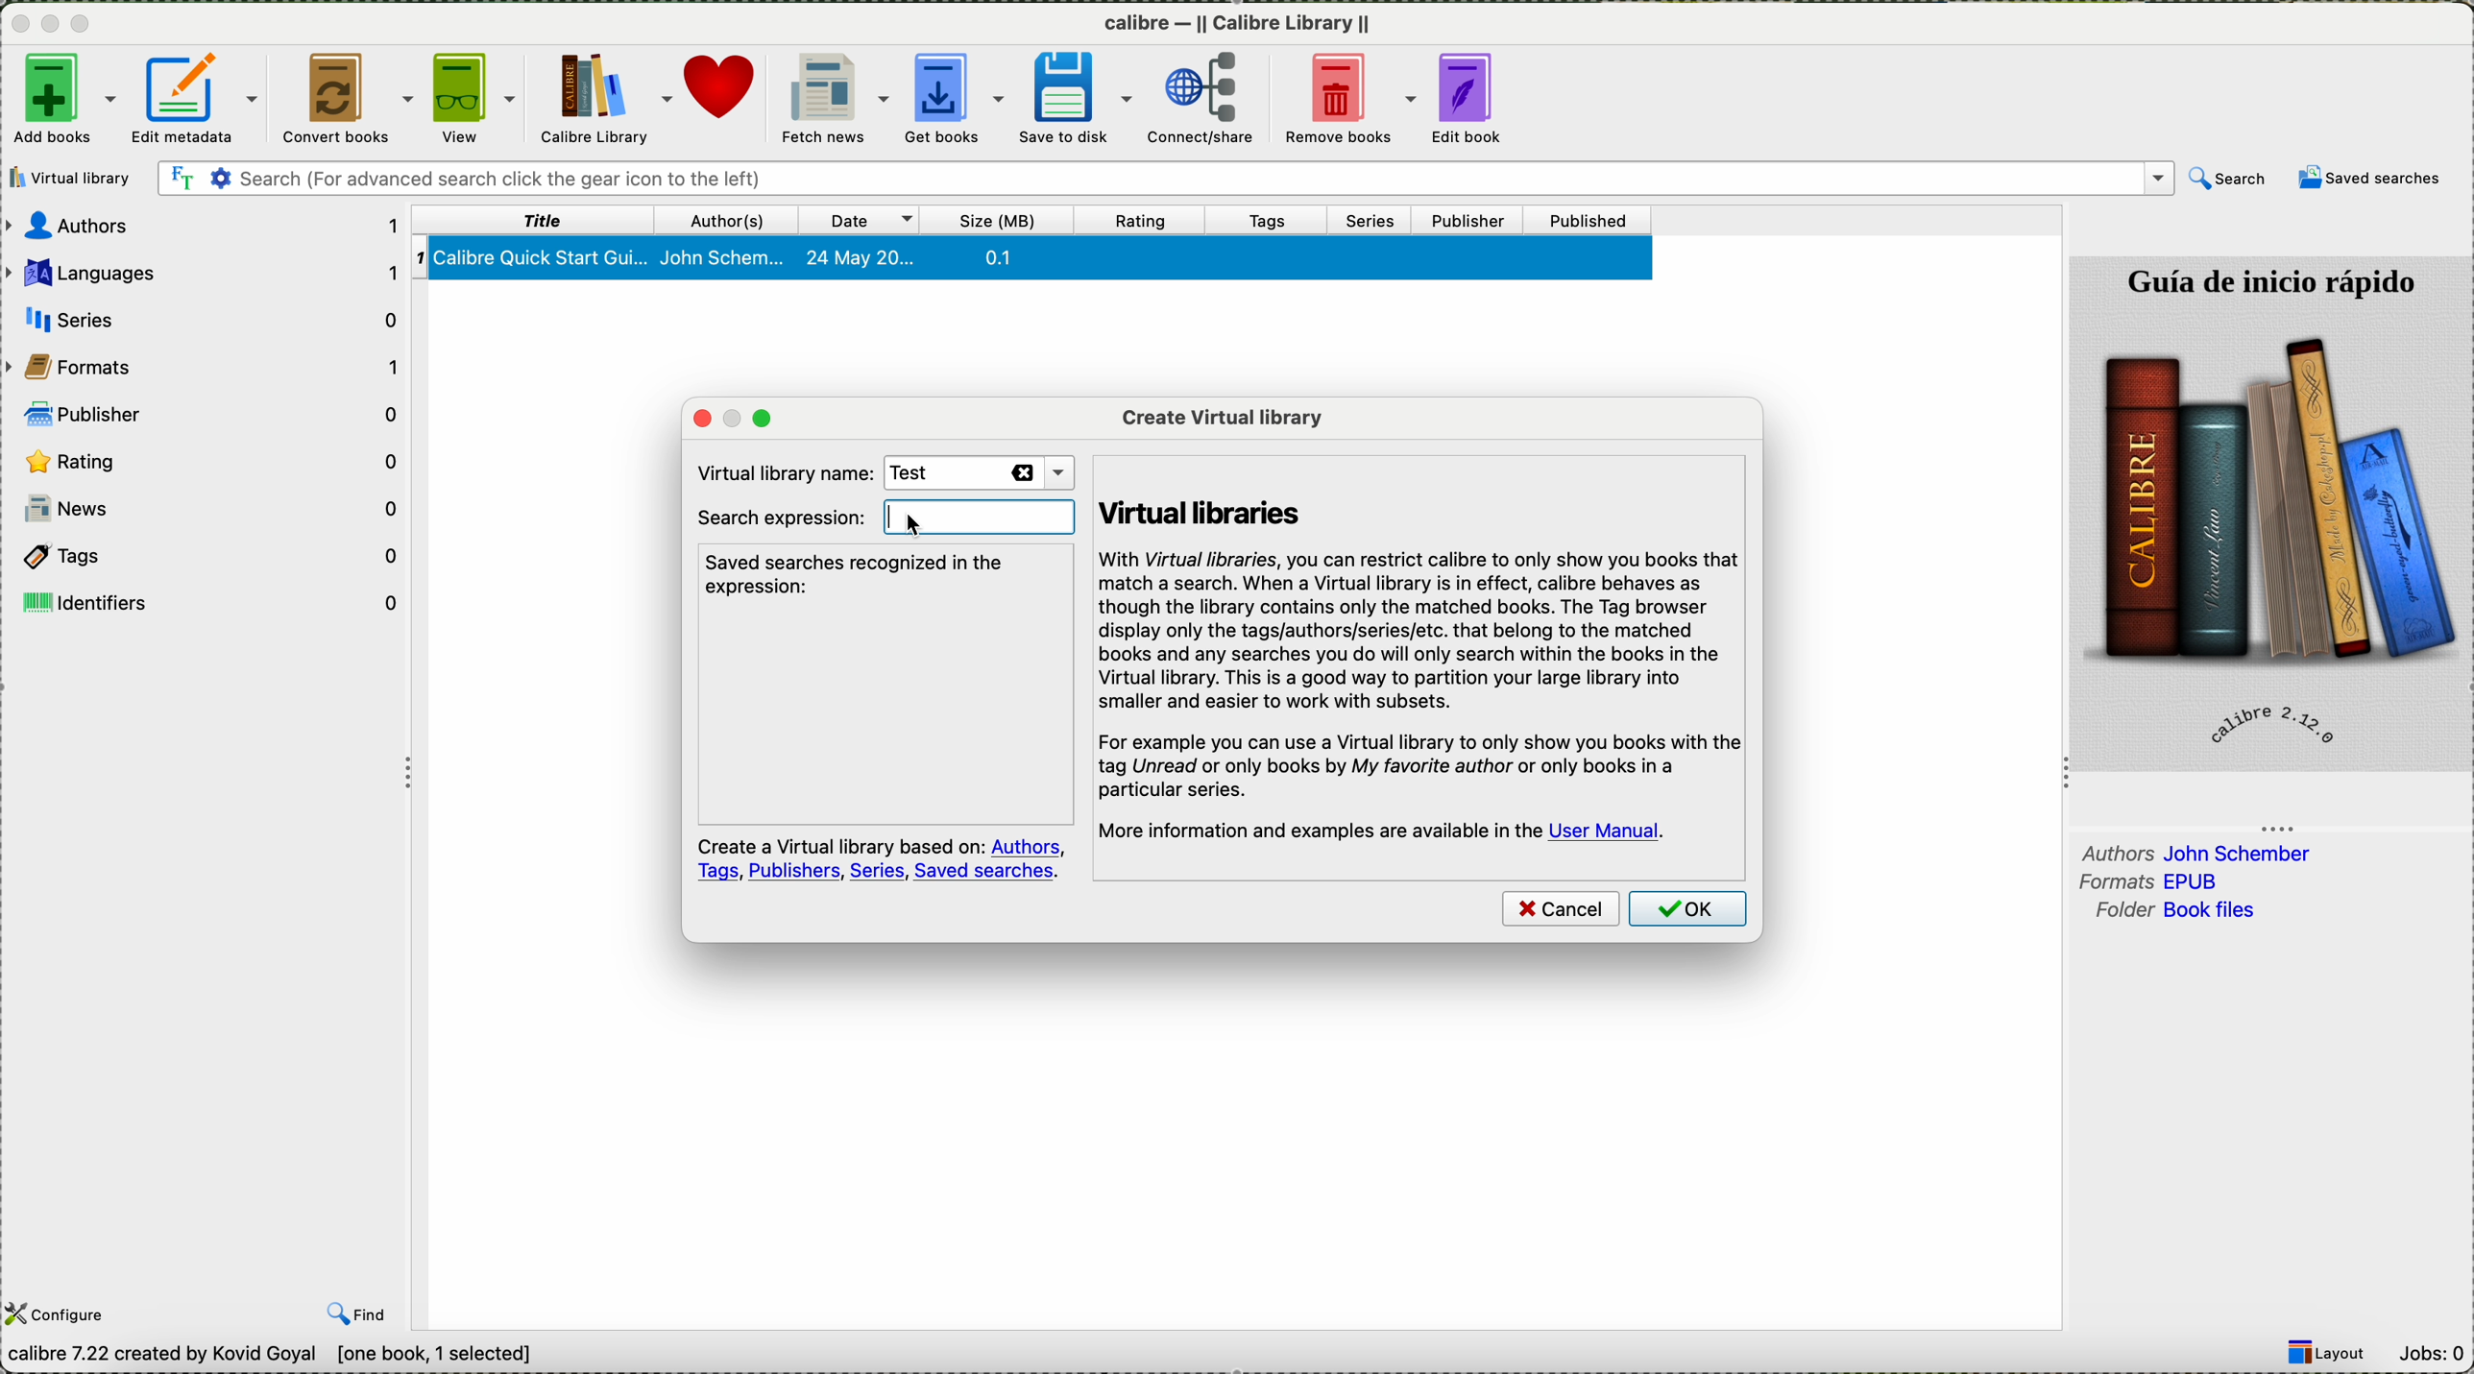 The image size is (2474, 1374). I want to click on fletch news, so click(830, 98).